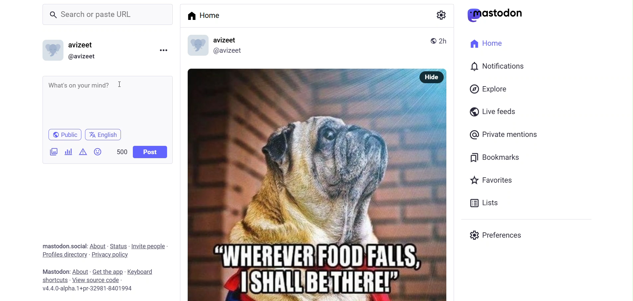 This screenshot has height=301, width=633. I want to click on mastodon, so click(495, 15).